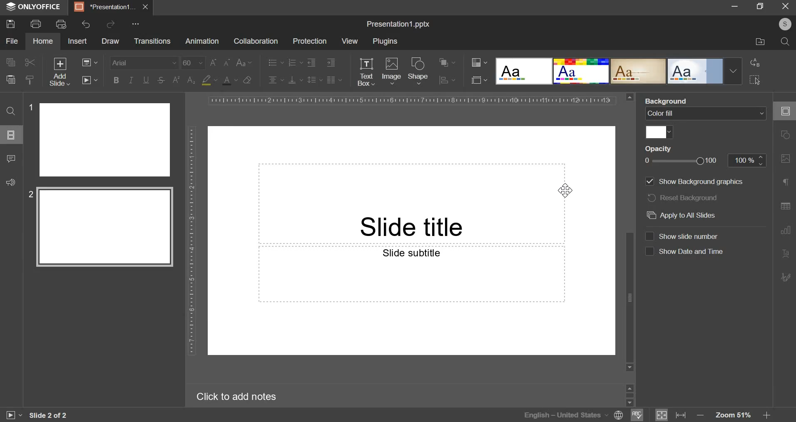 The image size is (796, 422). I want to click on paste, so click(10, 79).